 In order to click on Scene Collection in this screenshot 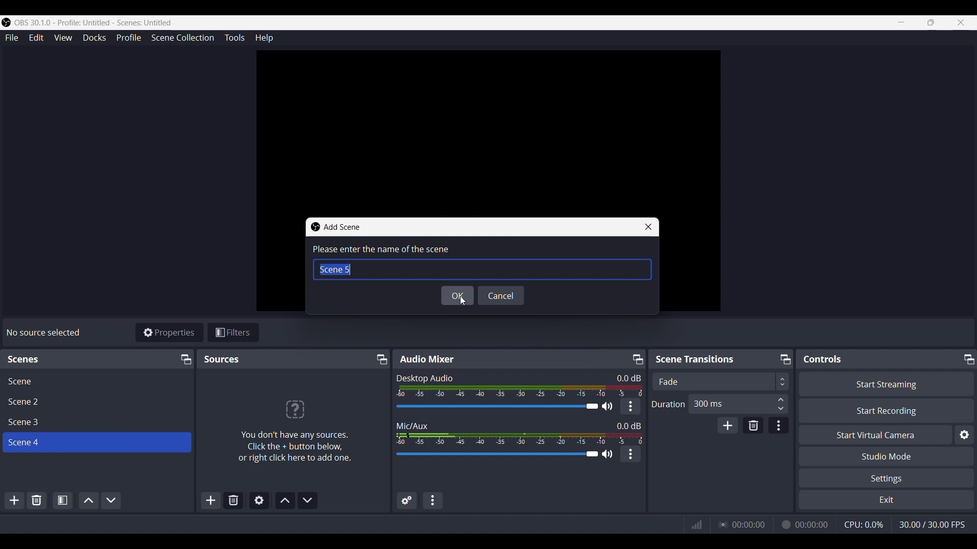, I will do `click(183, 38)`.